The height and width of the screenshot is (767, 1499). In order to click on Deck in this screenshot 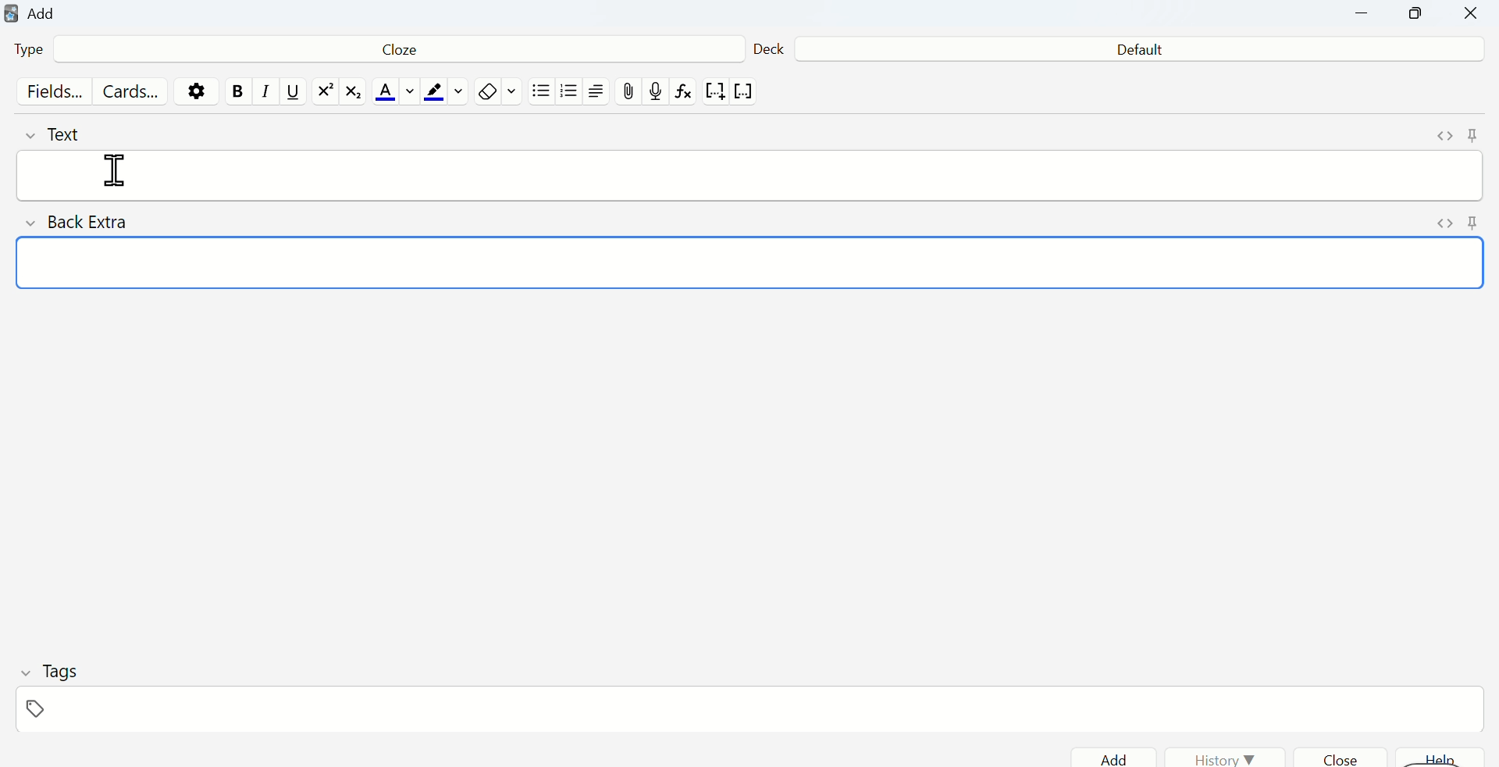, I will do `click(769, 46)`.